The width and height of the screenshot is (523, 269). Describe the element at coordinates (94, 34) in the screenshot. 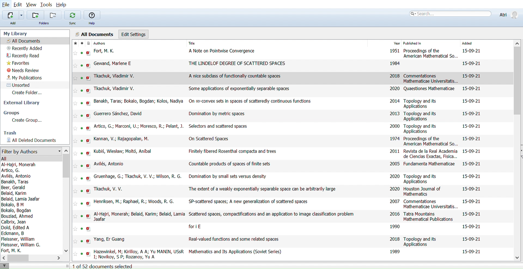

I see `All Documents` at that location.